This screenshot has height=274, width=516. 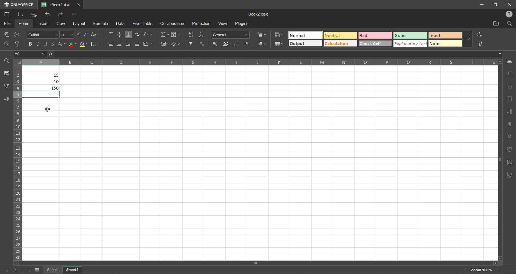 What do you see at coordinates (496, 5) in the screenshot?
I see `maximize` at bounding box center [496, 5].